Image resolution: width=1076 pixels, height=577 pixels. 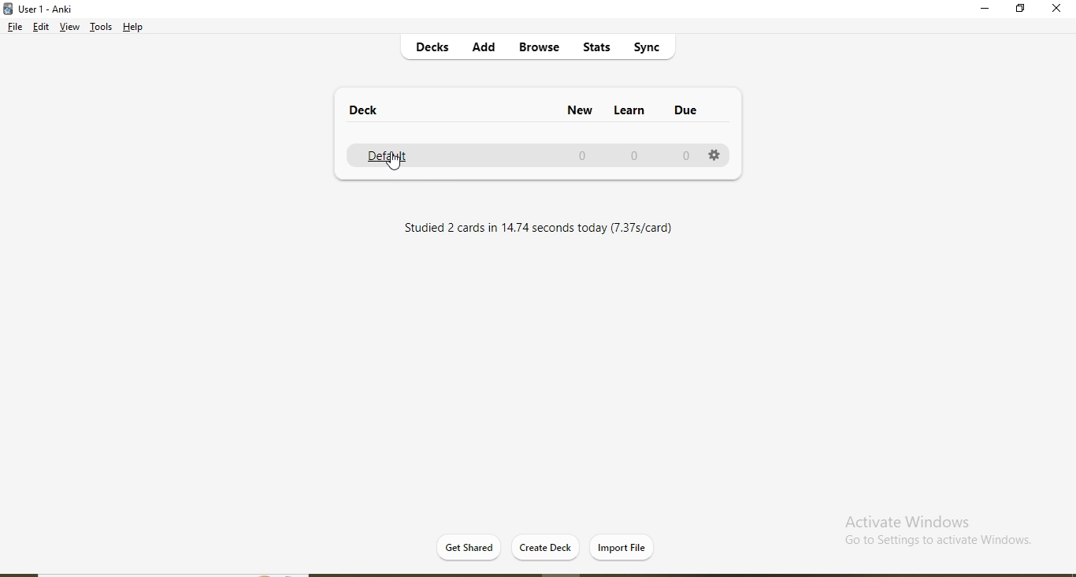 What do you see at coordinates (714, 158) in the screenshot?
I see `settings` at bounding box center [714, 158].